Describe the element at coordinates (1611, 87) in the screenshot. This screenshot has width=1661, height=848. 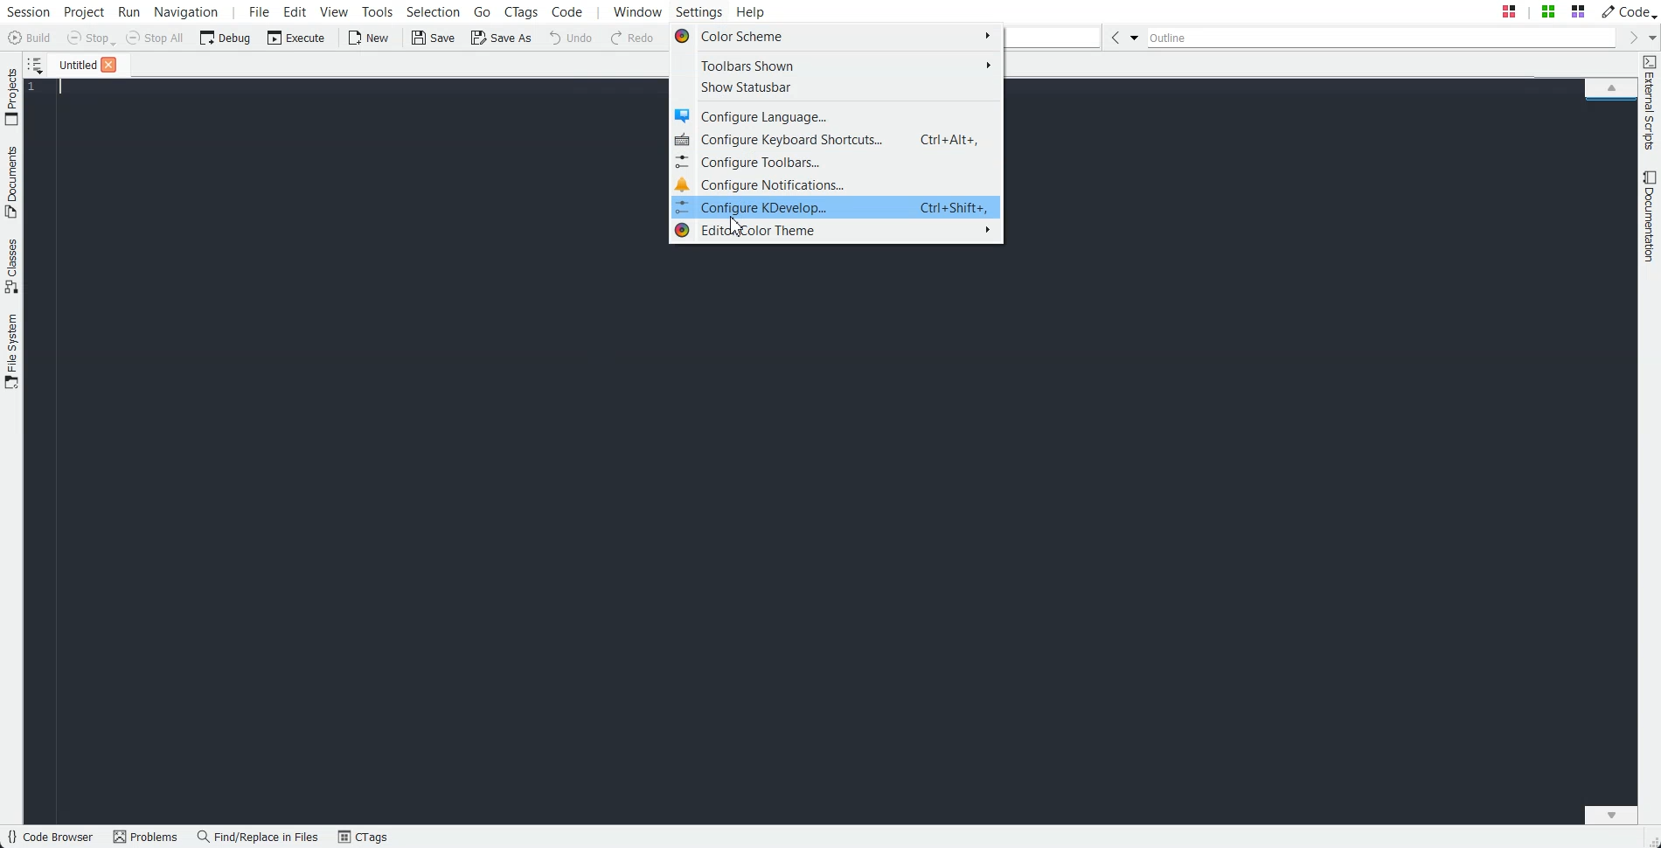
I see `Scroll up` at that location.